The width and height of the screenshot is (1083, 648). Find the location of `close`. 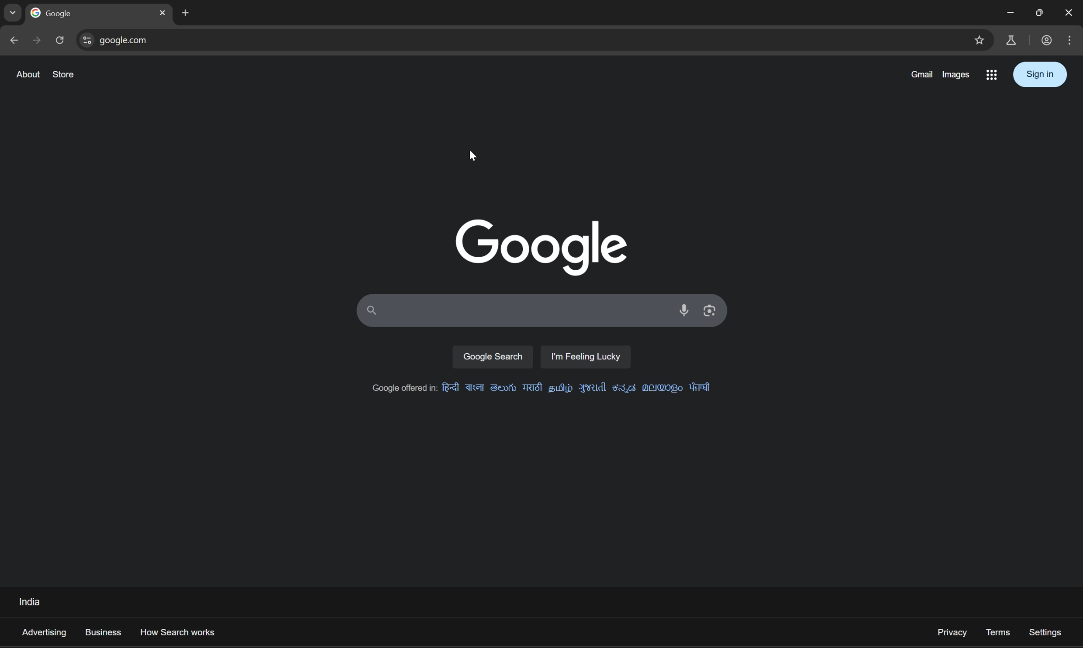

close is located at coordinates (1069, 11).